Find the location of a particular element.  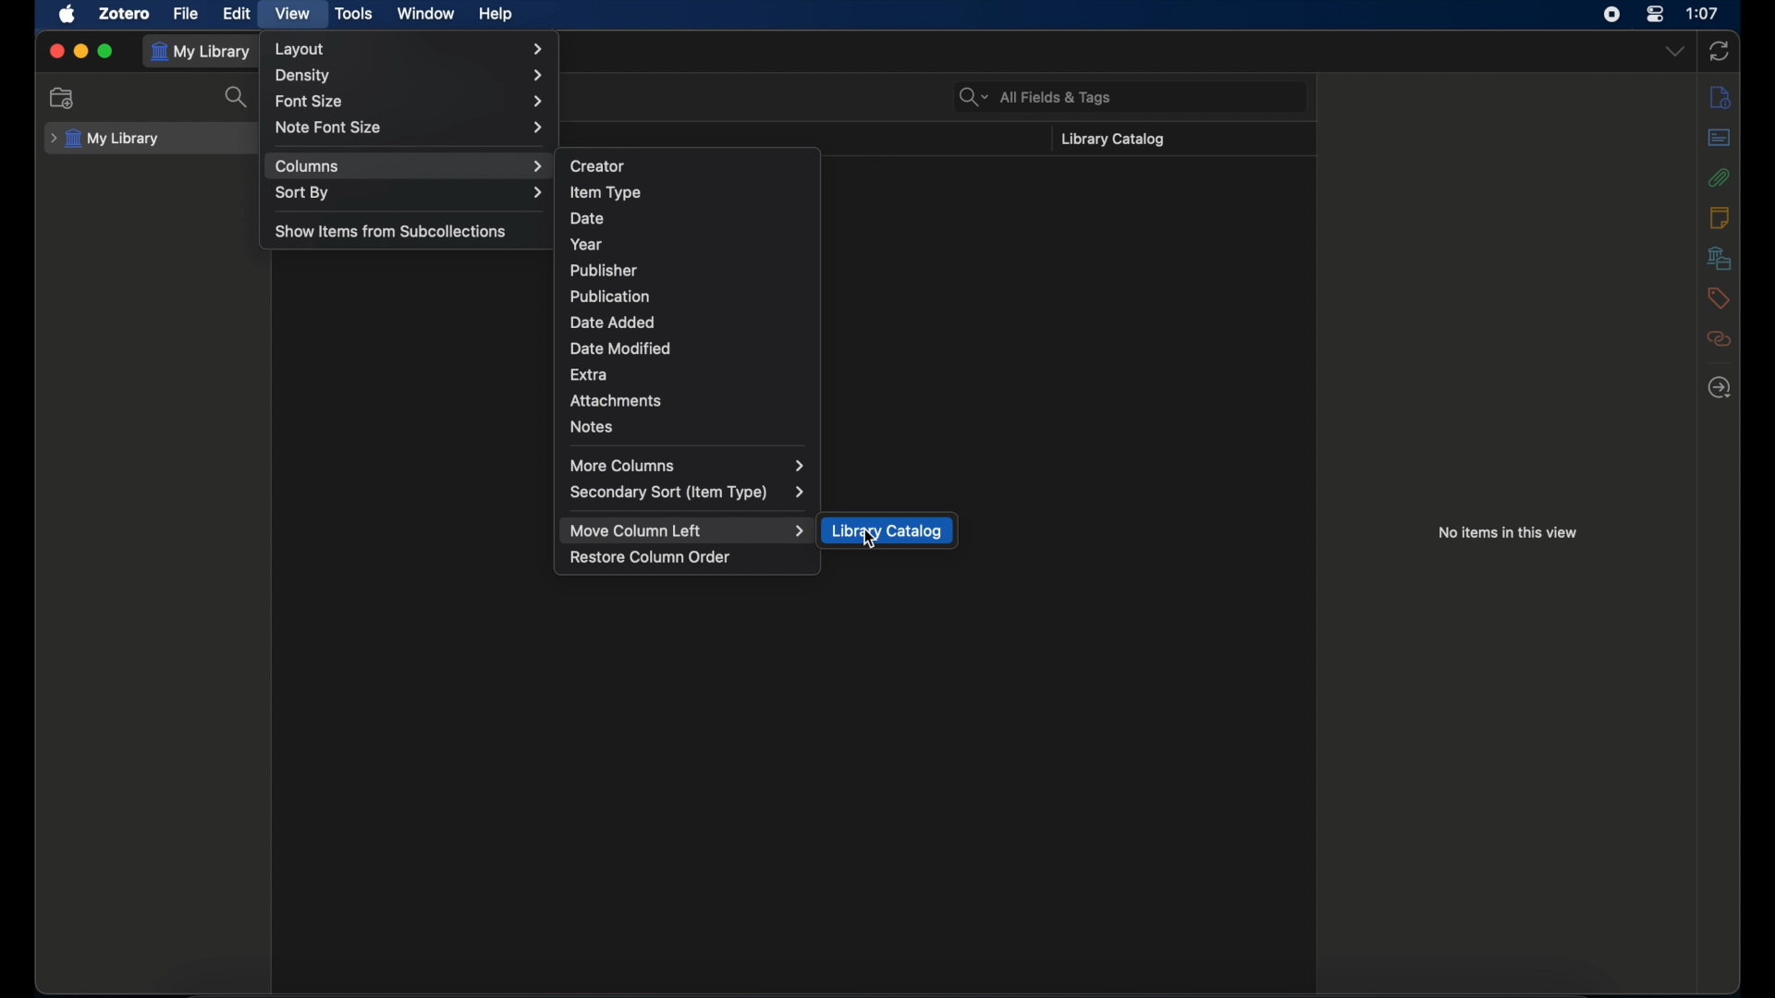

date added is located at coordinates (612, 322).